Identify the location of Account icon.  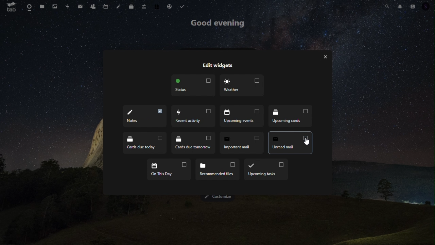
(428, 6).